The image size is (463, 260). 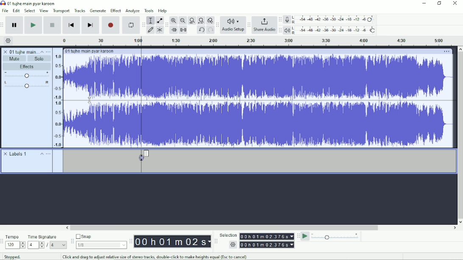 I want to click on Enable looping, so click(x=131, y=25).